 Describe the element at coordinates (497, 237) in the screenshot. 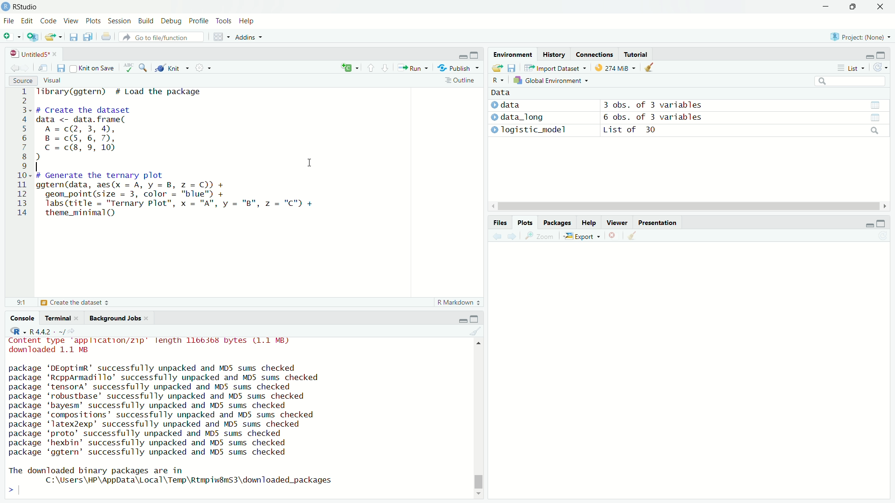

I see `back` at that location.